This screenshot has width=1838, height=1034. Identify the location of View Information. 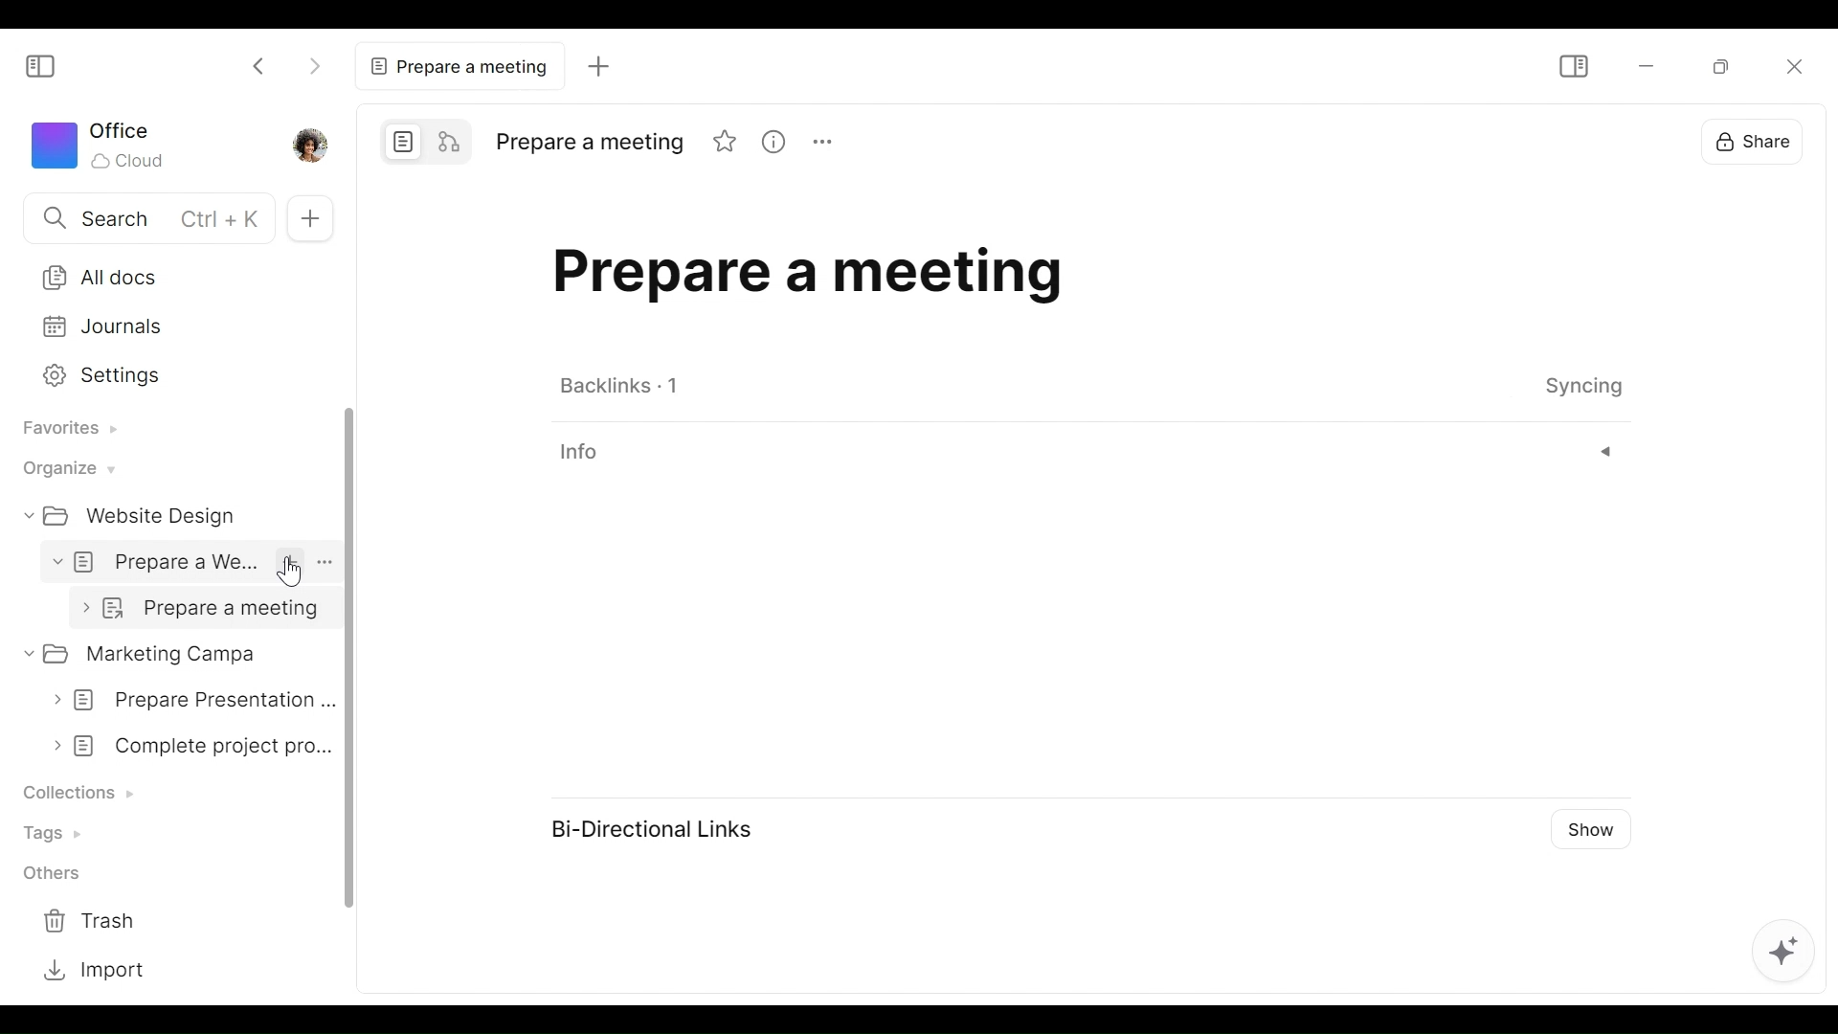
(777, 141).